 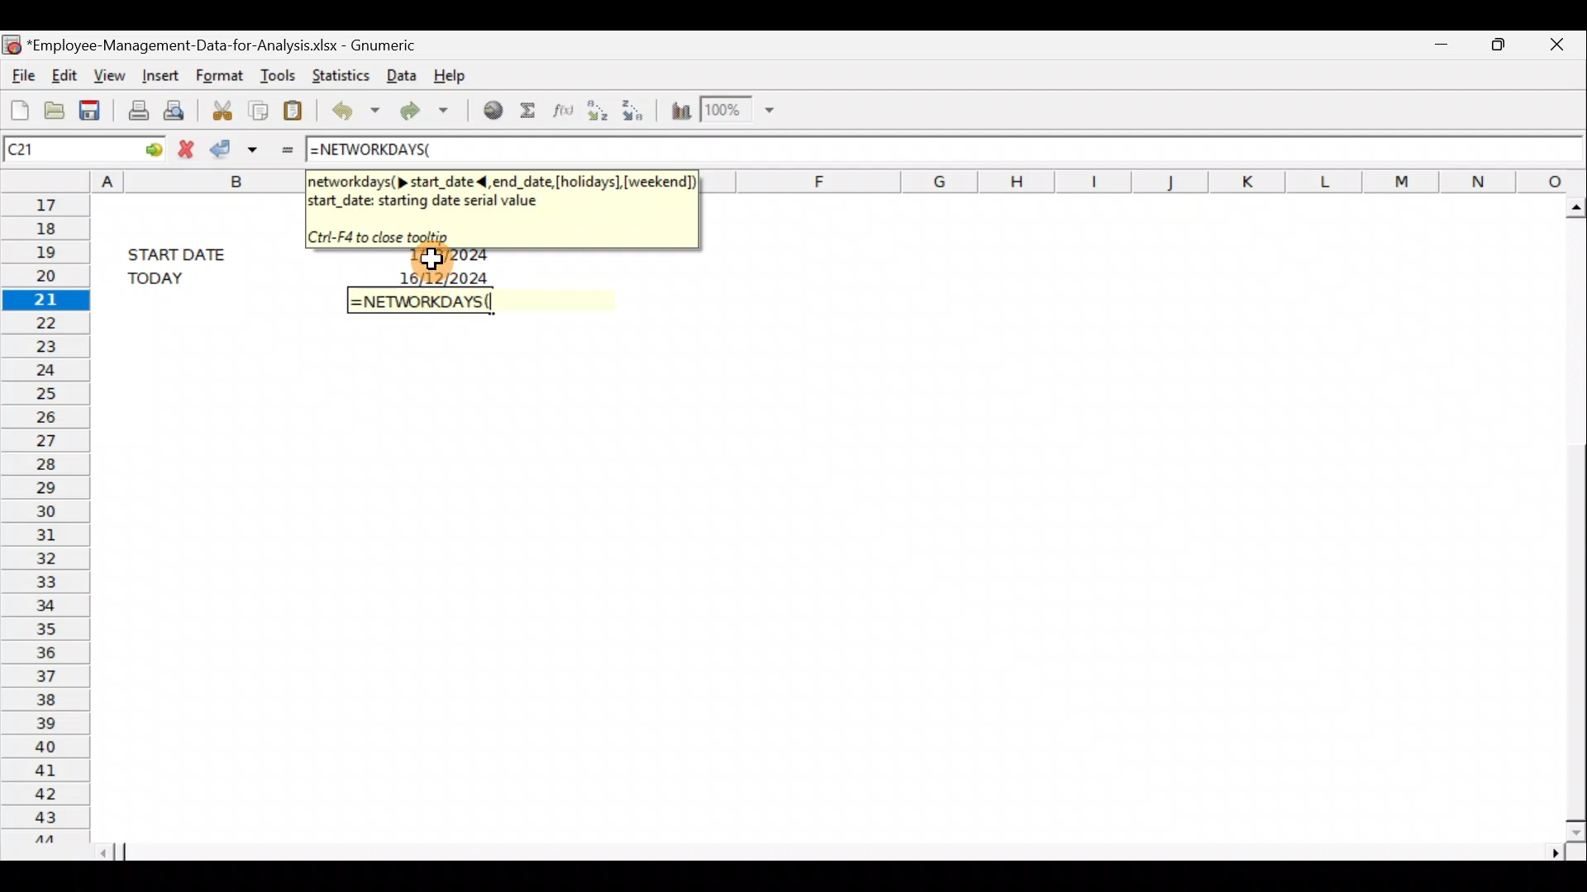 I want to click on =NETWORKDAYS(, so click(x=380, y=151).